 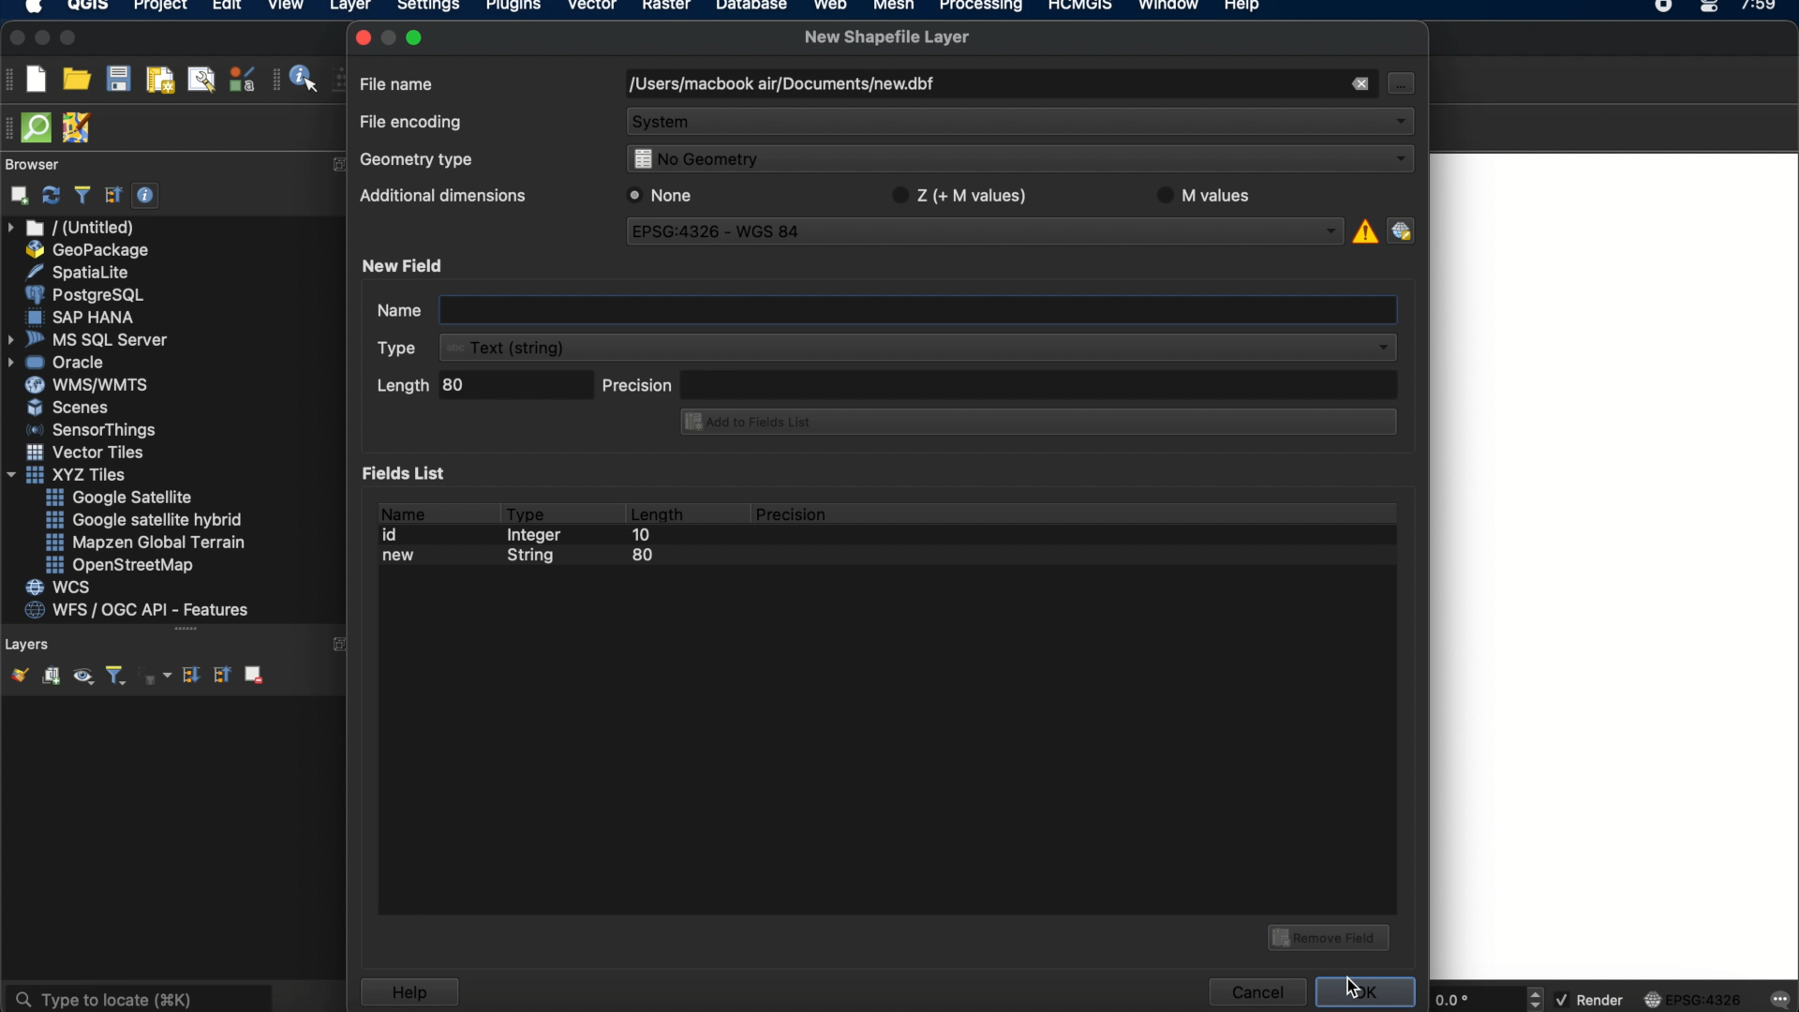 What do you see at coordinates (113, 195) in the screenshot?
I see `collapse all` at bounding box center [113, 195].